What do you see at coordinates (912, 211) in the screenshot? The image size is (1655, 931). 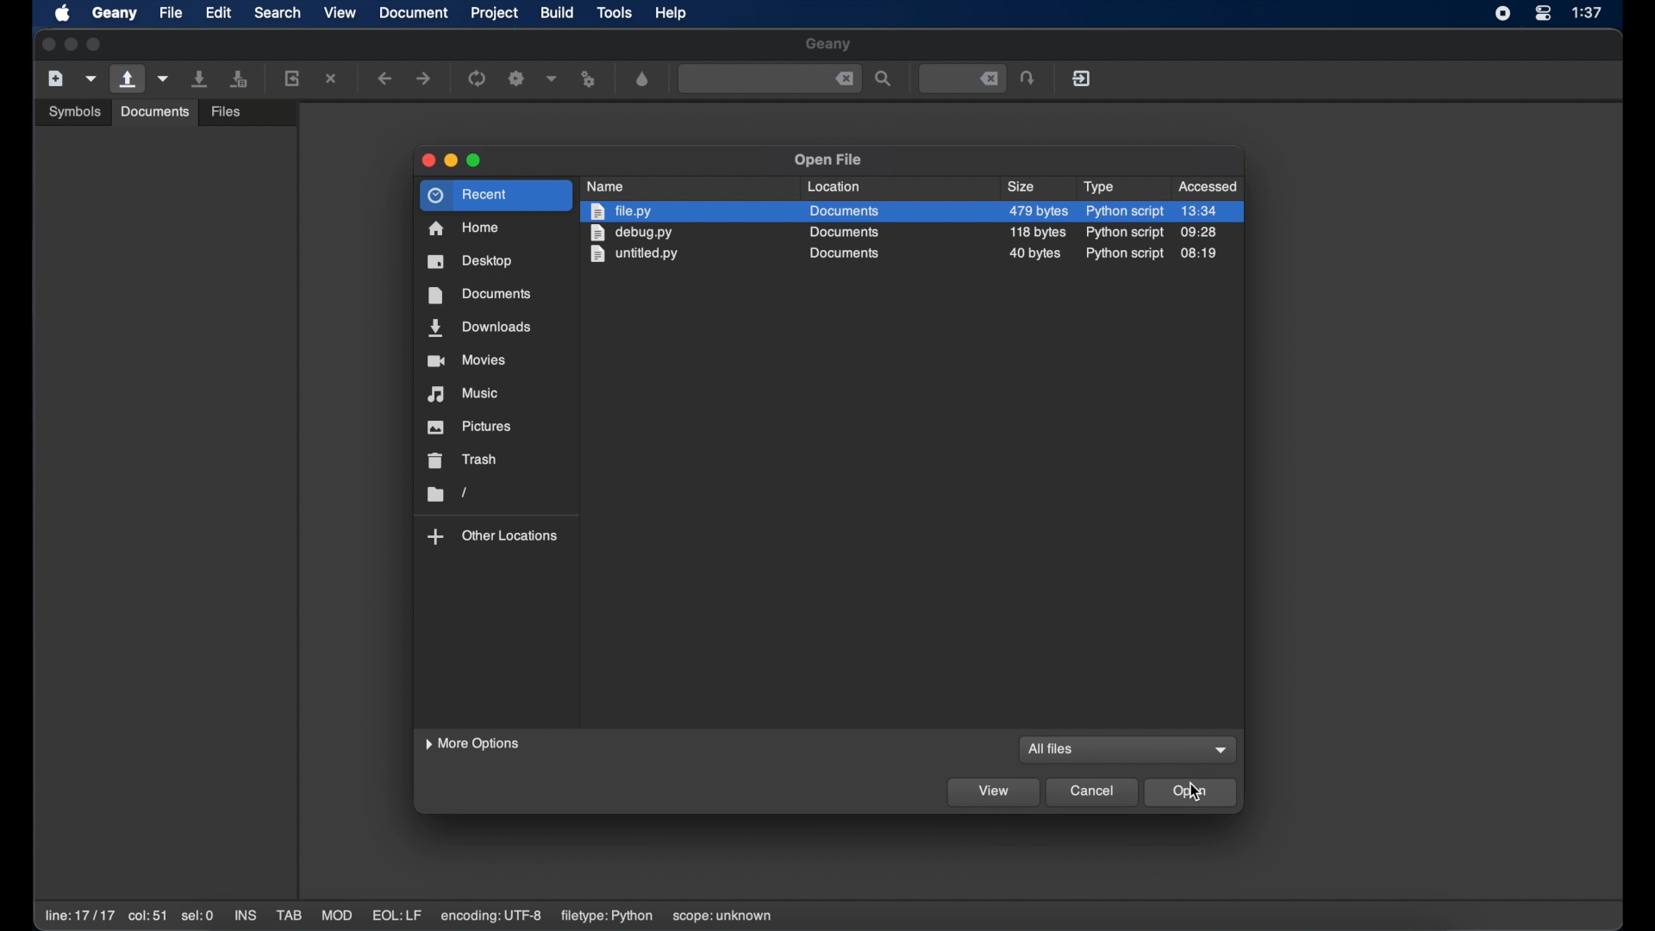 I see `file highlighted` at bounding box center [912, 211].